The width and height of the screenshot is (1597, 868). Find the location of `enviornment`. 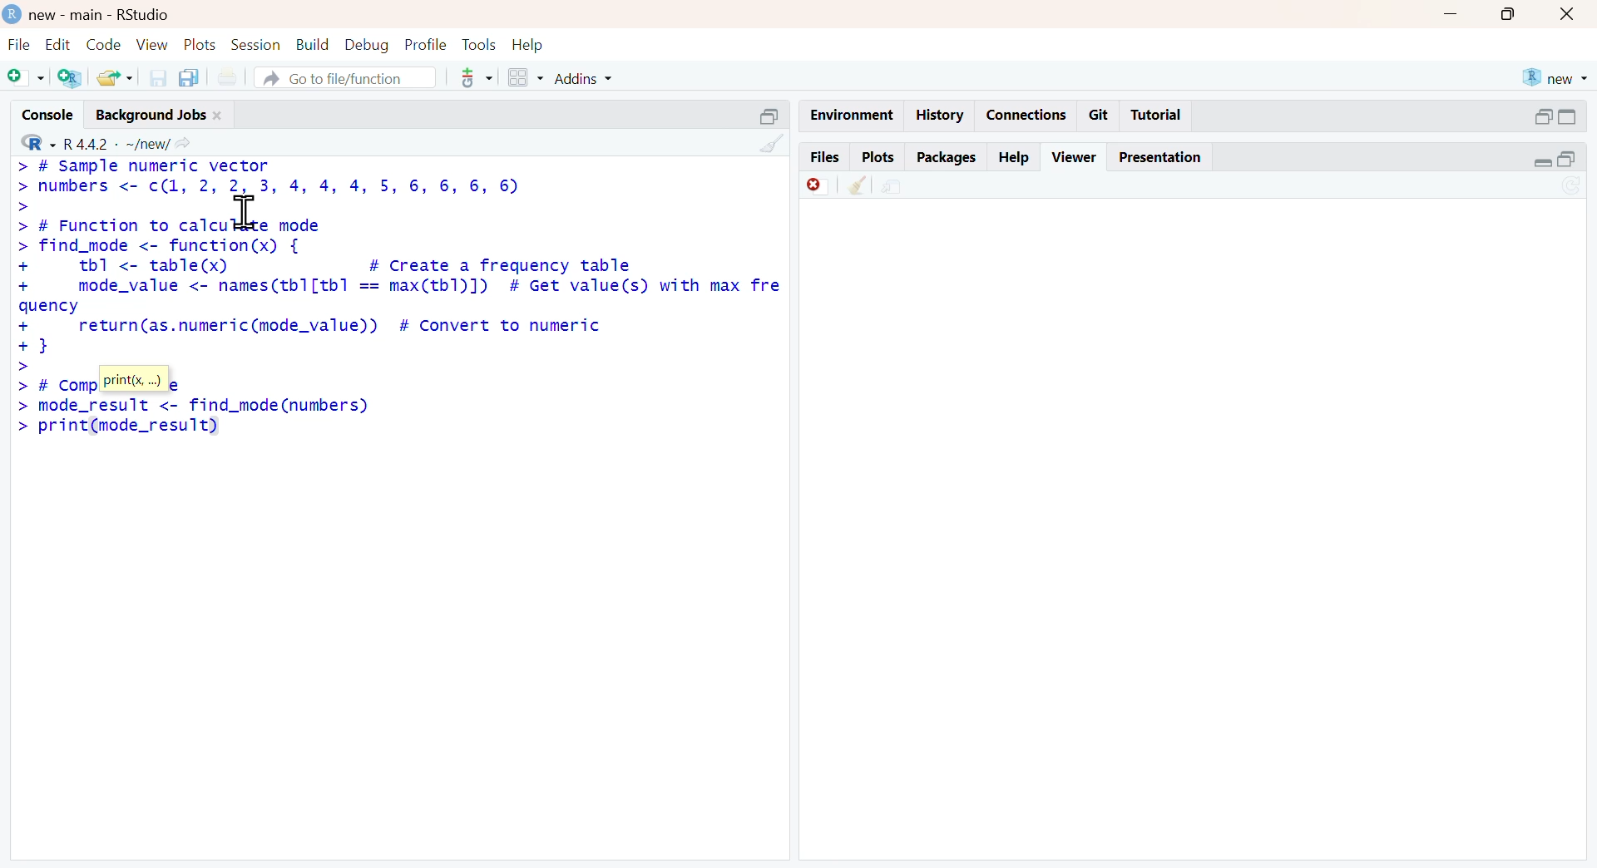

enviornment is located at coordinates (853, 114).